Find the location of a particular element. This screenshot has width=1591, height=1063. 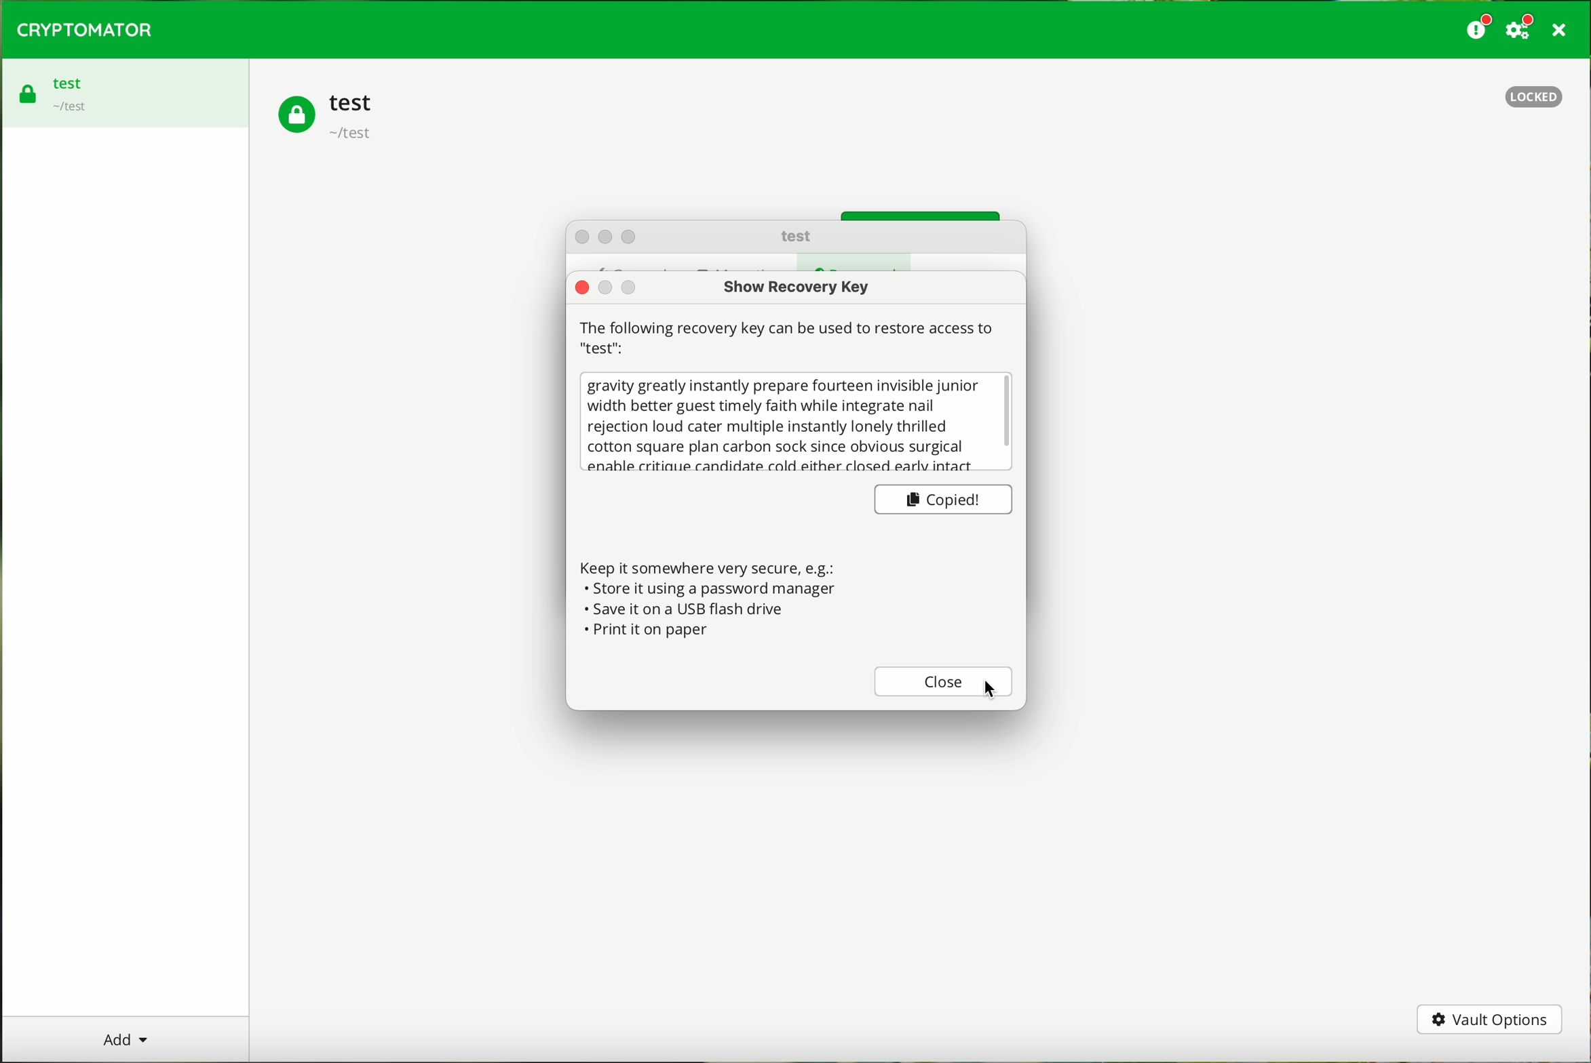

close is located at coordinates (582, 287).